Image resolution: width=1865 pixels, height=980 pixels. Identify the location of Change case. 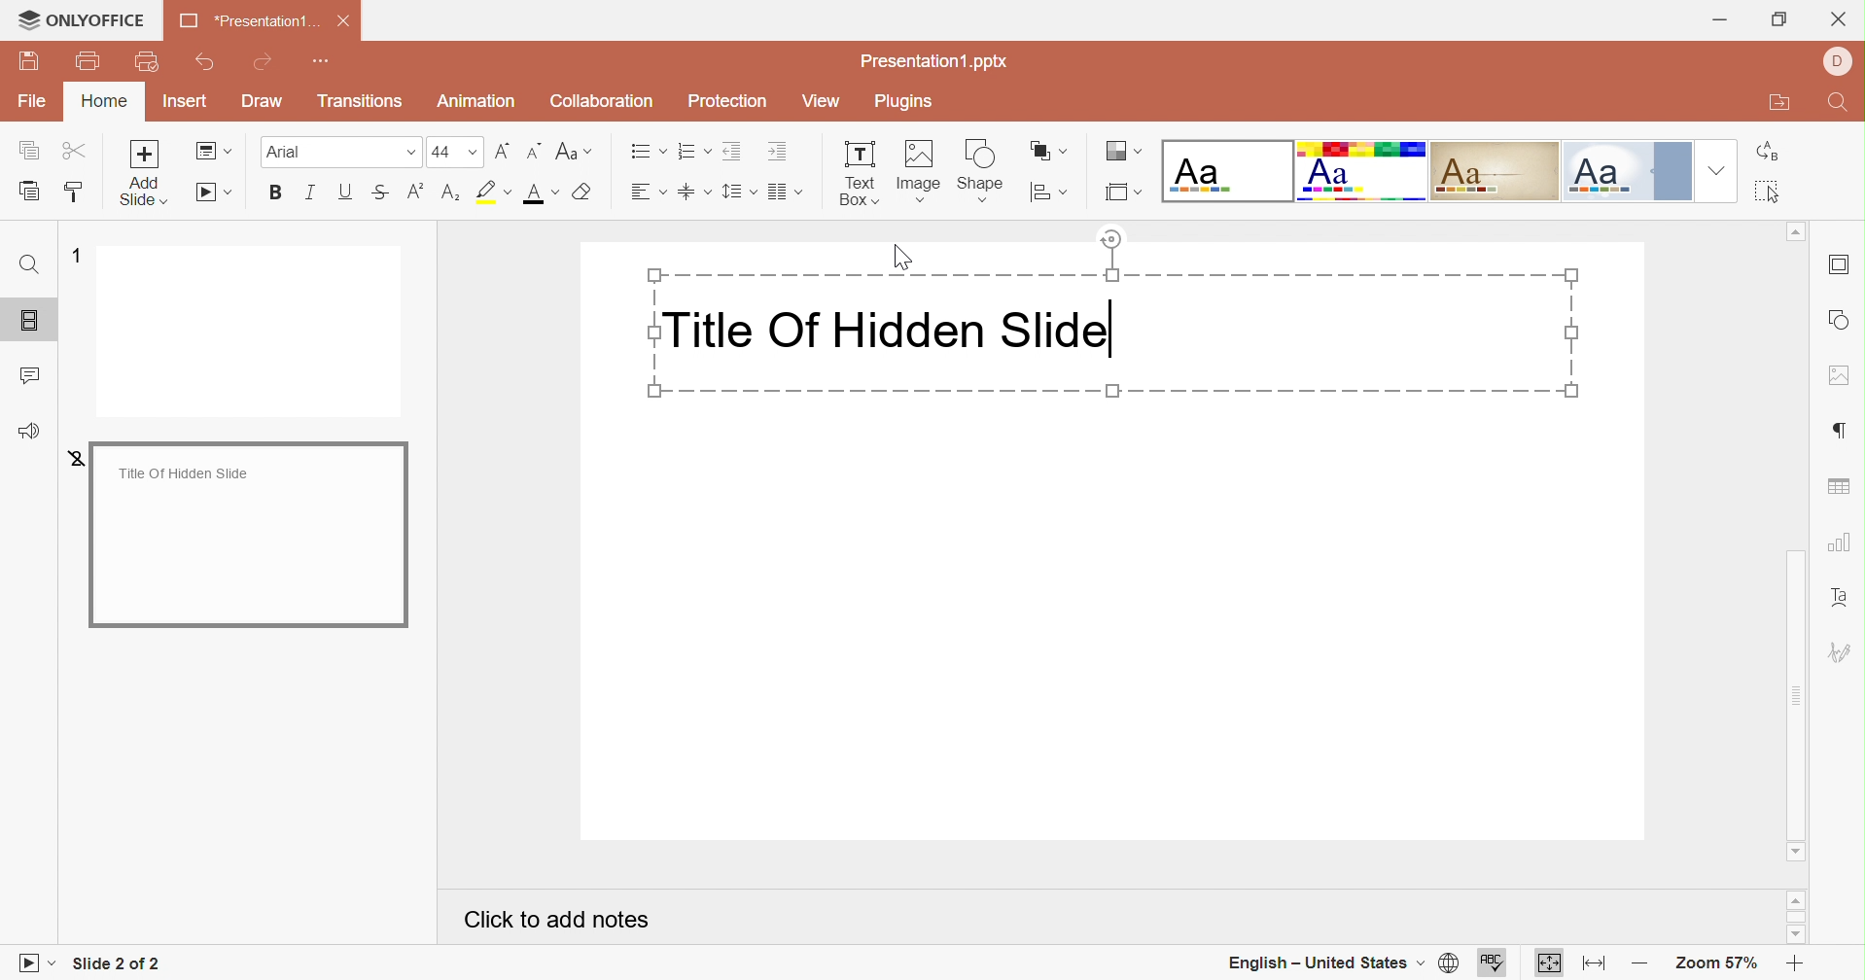
(575, 151).